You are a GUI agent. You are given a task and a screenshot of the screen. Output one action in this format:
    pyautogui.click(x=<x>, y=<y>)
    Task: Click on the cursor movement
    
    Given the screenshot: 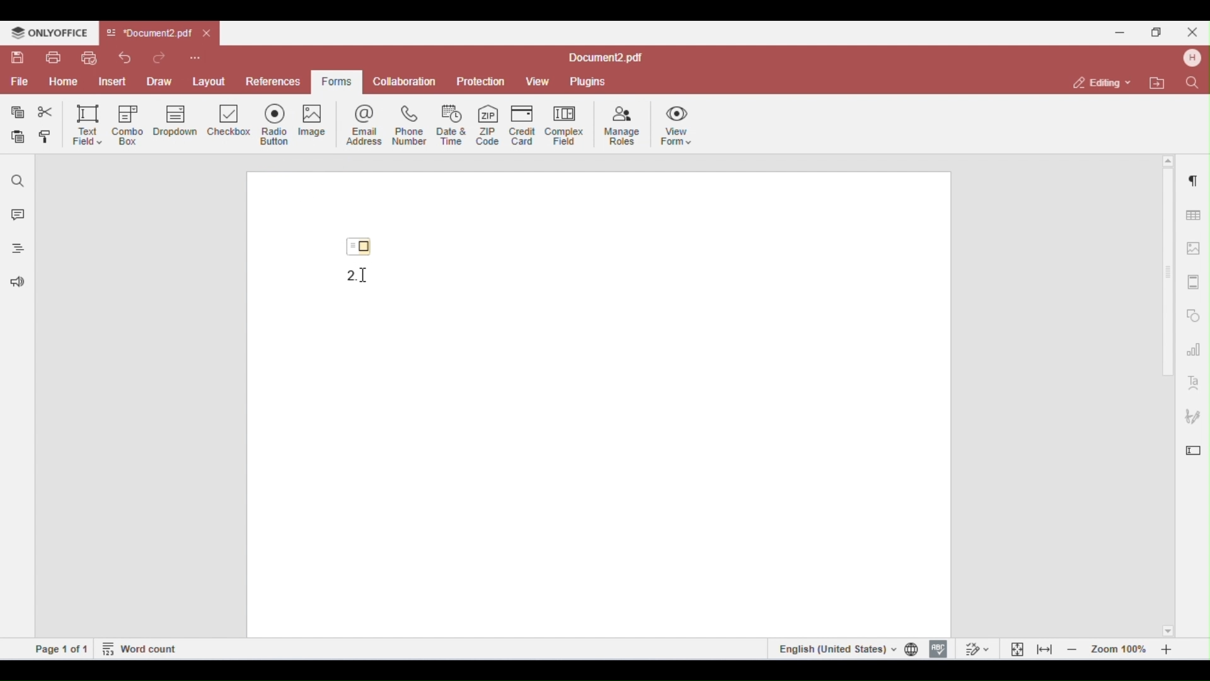 What is the action you would take?
    pyautogui.click(x=366, y=275)
    